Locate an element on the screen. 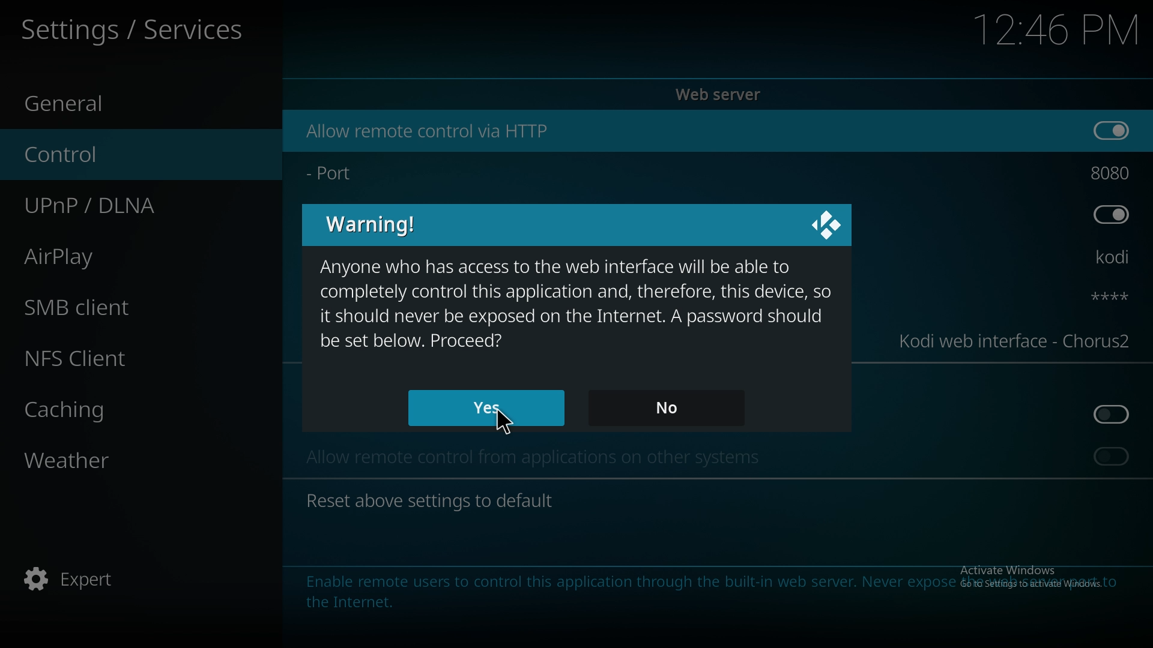 This screenshot has height=648, width=1153. control is located at coordinates (115, 153).